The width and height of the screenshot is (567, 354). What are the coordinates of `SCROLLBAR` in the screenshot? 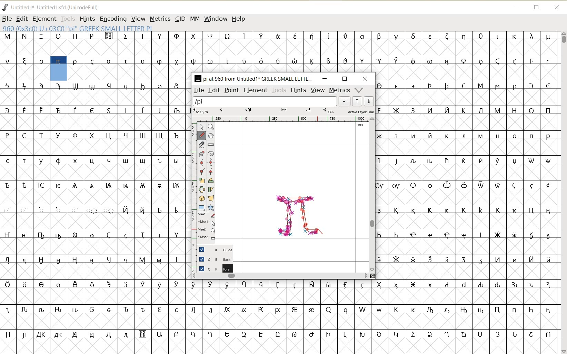 It's located at (563, 192).